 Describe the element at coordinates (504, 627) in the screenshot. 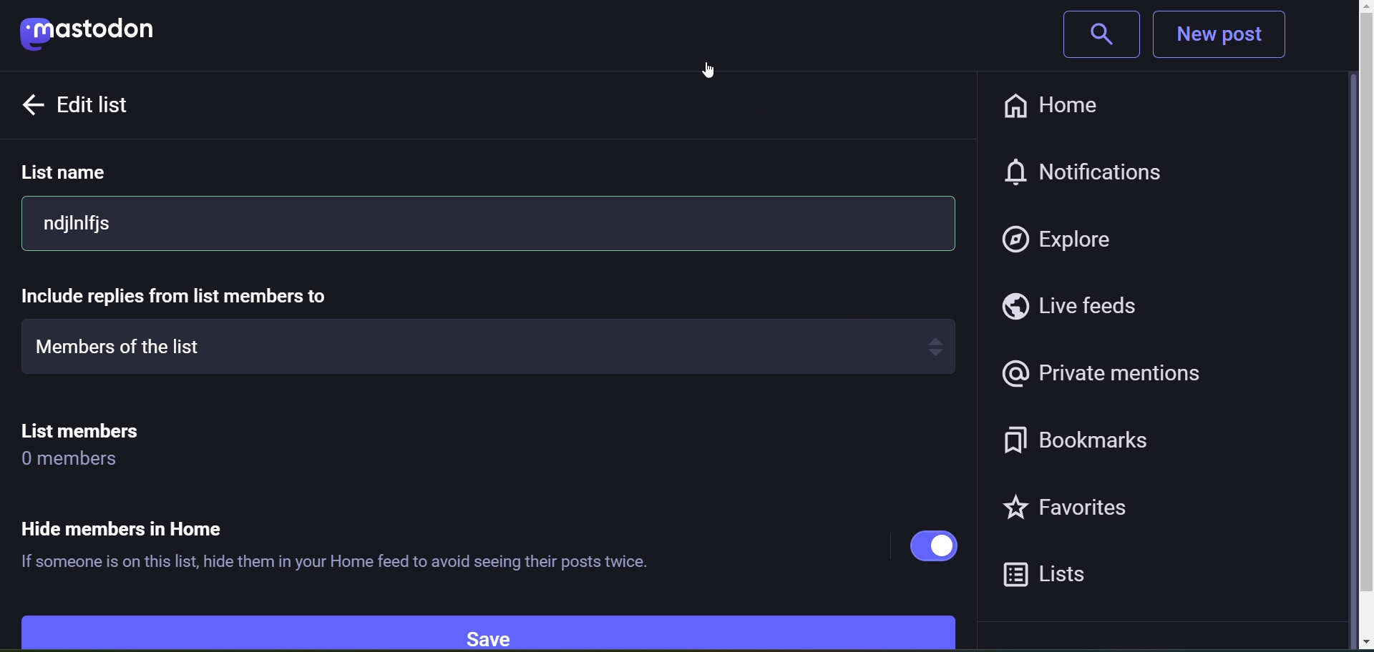

I see `save` at that location.